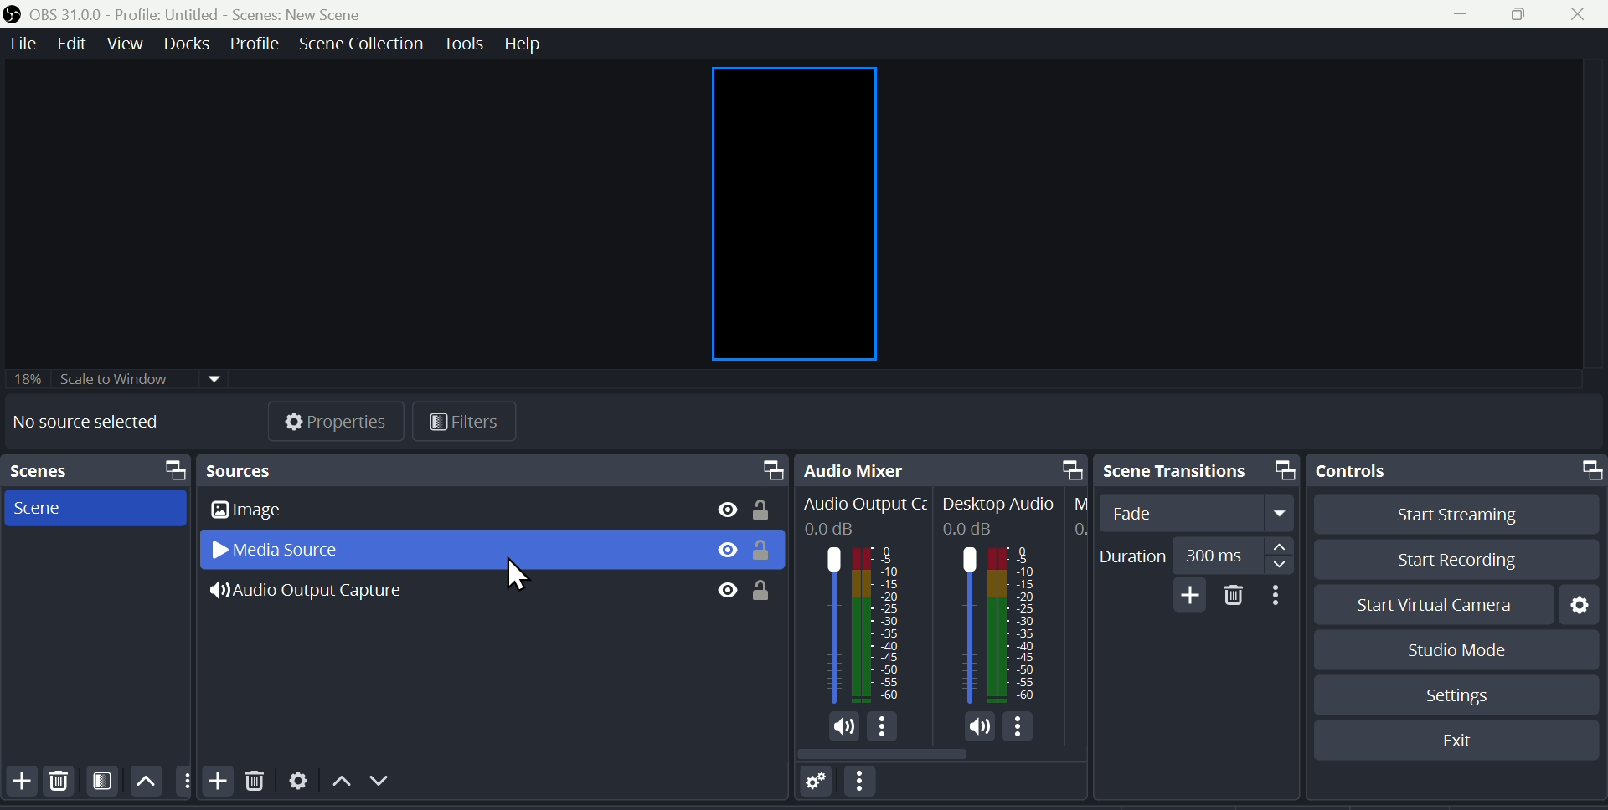 The width and height of the screenshot is (1608, 810). What do you see at coordinates (338, 785) in the screenshot?
I see `Move up` at bounding box center [338, 785].